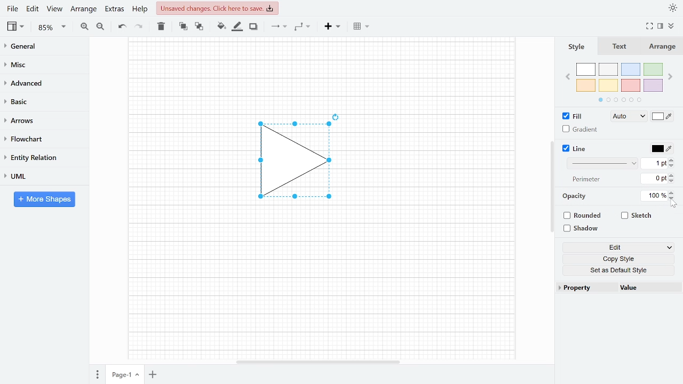 This screenshot has height=384, width=683. Describe the element at coordinates (672, 182) in the screenshot. I see `Decrease perimeter` at that location.